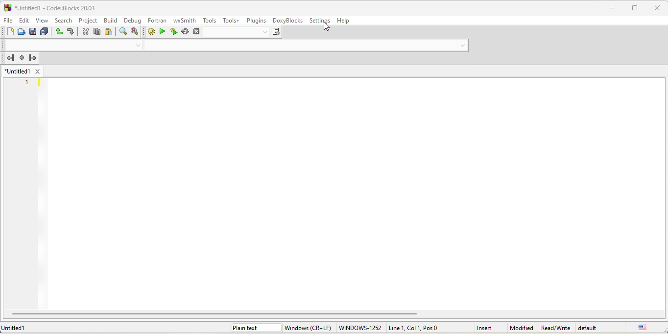 This screenshot has height=334, width=668. I want to click on cursor, so click(326, 27).